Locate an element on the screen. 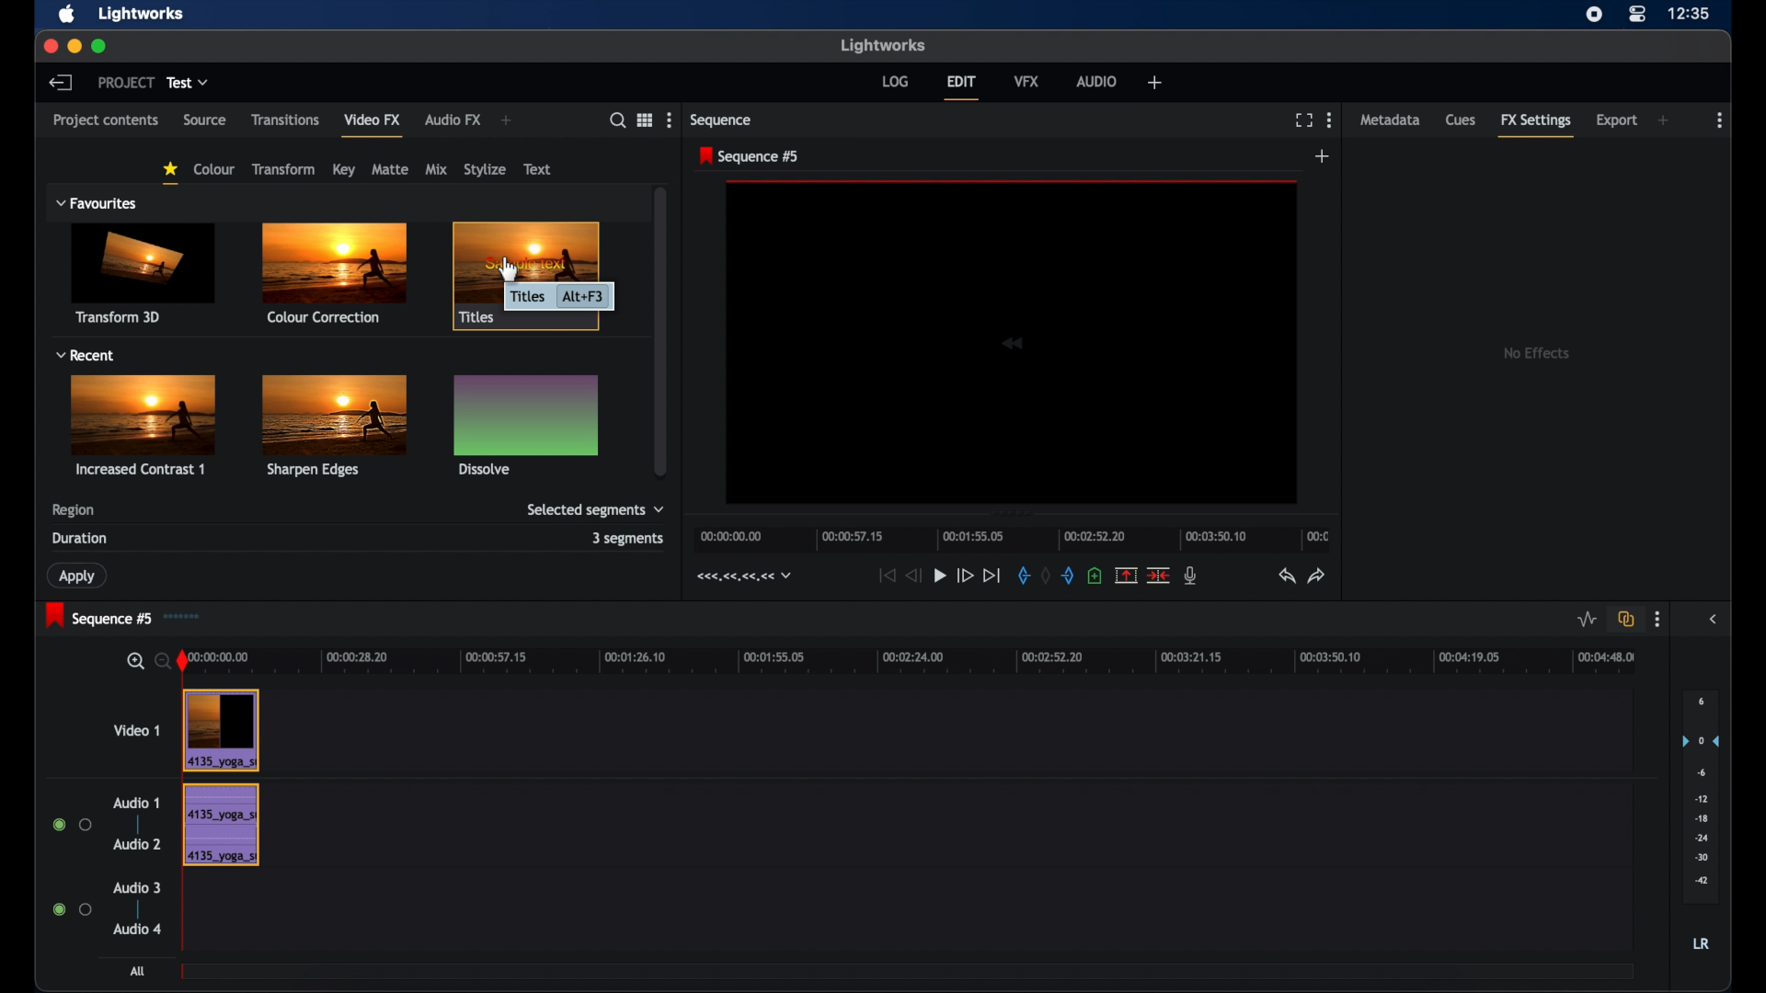 This screenshot has height=993, width=1766. screen recorder icon is located at coordinates (1594, 15).